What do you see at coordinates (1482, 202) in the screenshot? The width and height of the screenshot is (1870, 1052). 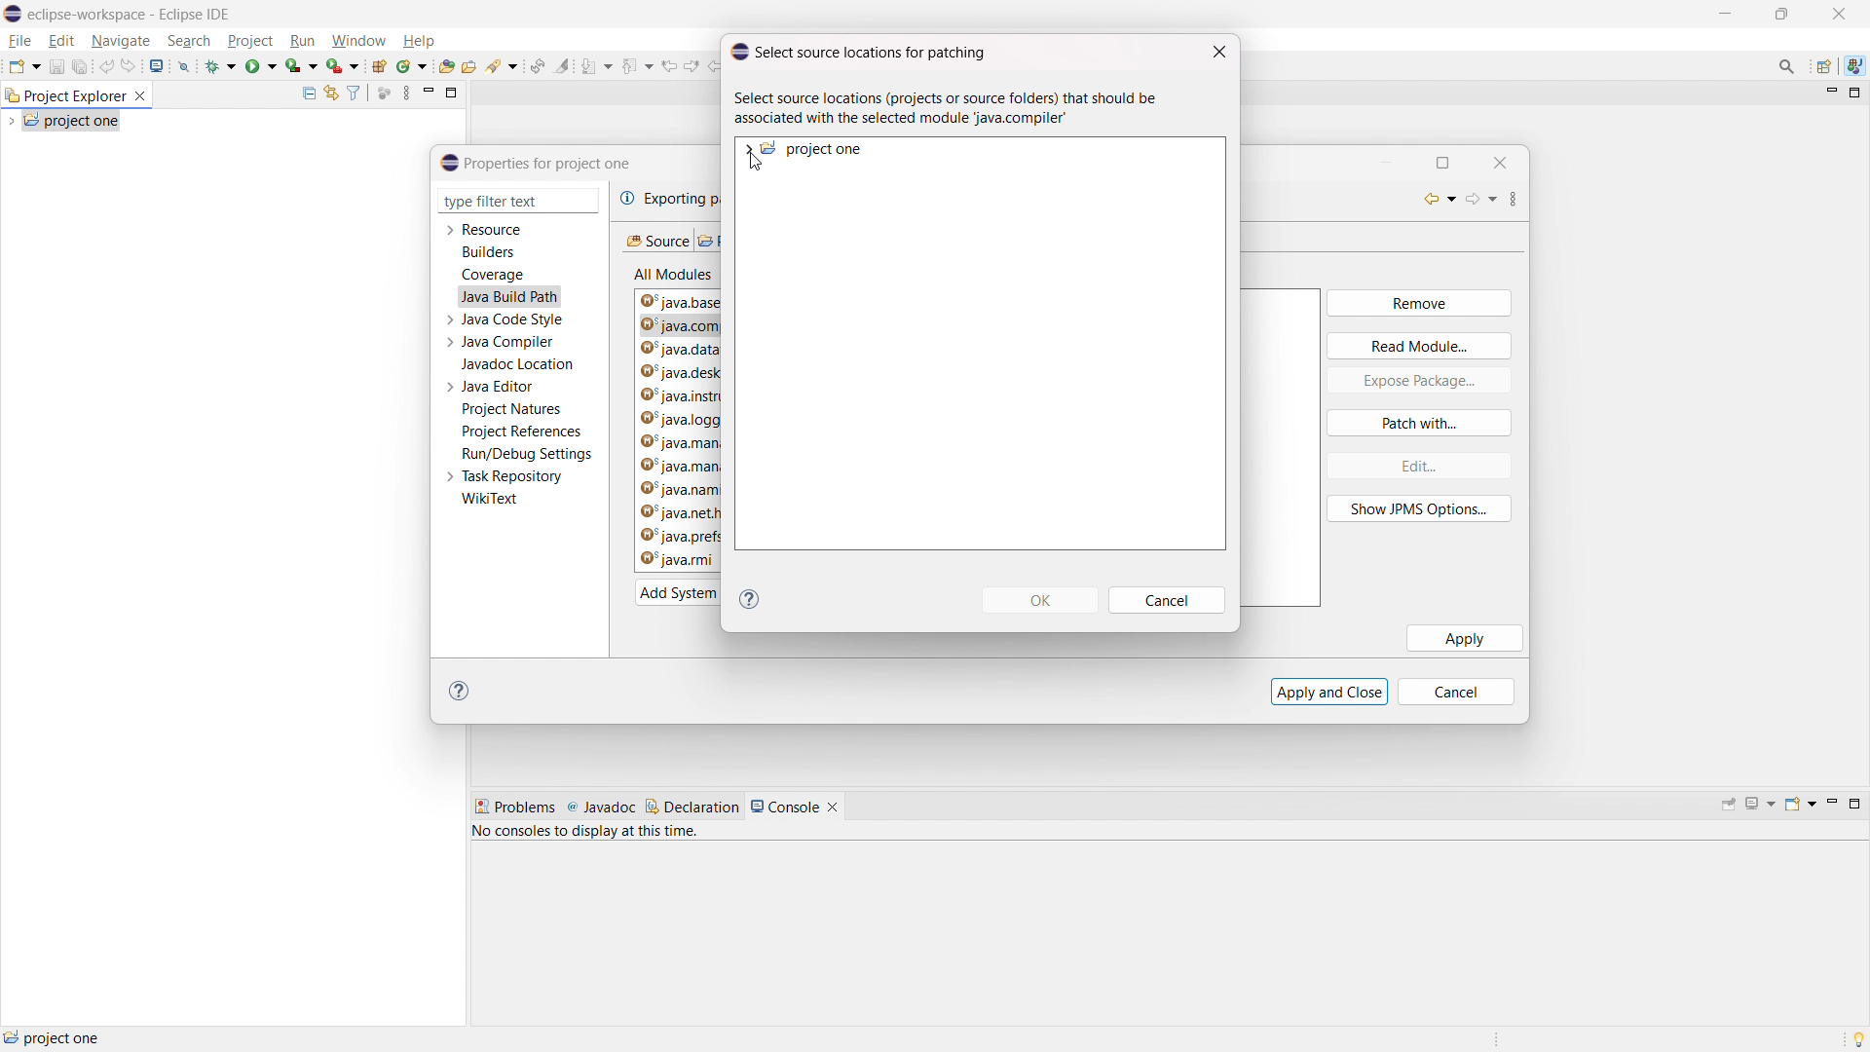 I see `forward` at bounding box center [1482, 202].